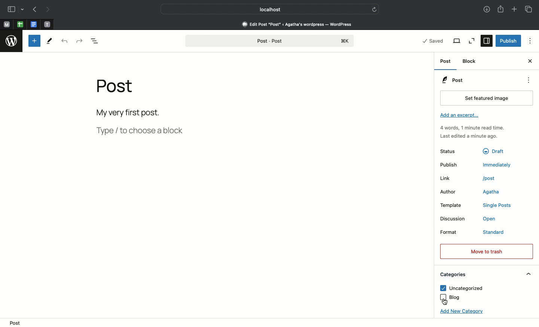 The image size is (539, 327). I want to click on Pinned tab, so click(7, 25).